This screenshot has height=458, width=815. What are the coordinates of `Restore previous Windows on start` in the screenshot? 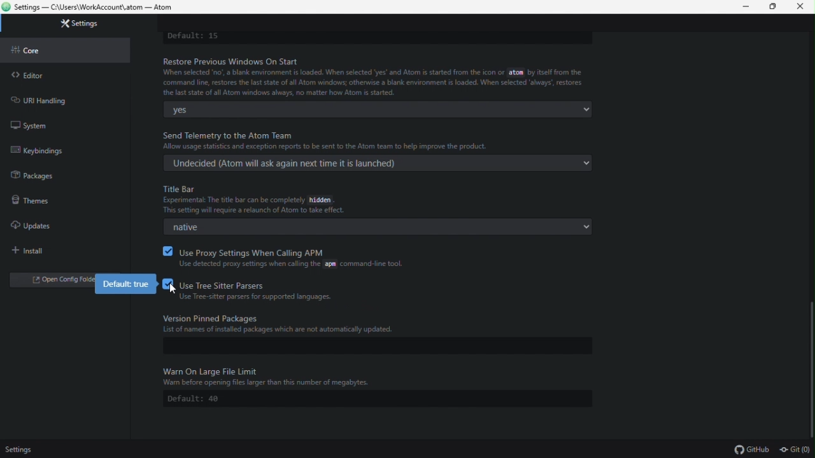 It's located at (378, 76).